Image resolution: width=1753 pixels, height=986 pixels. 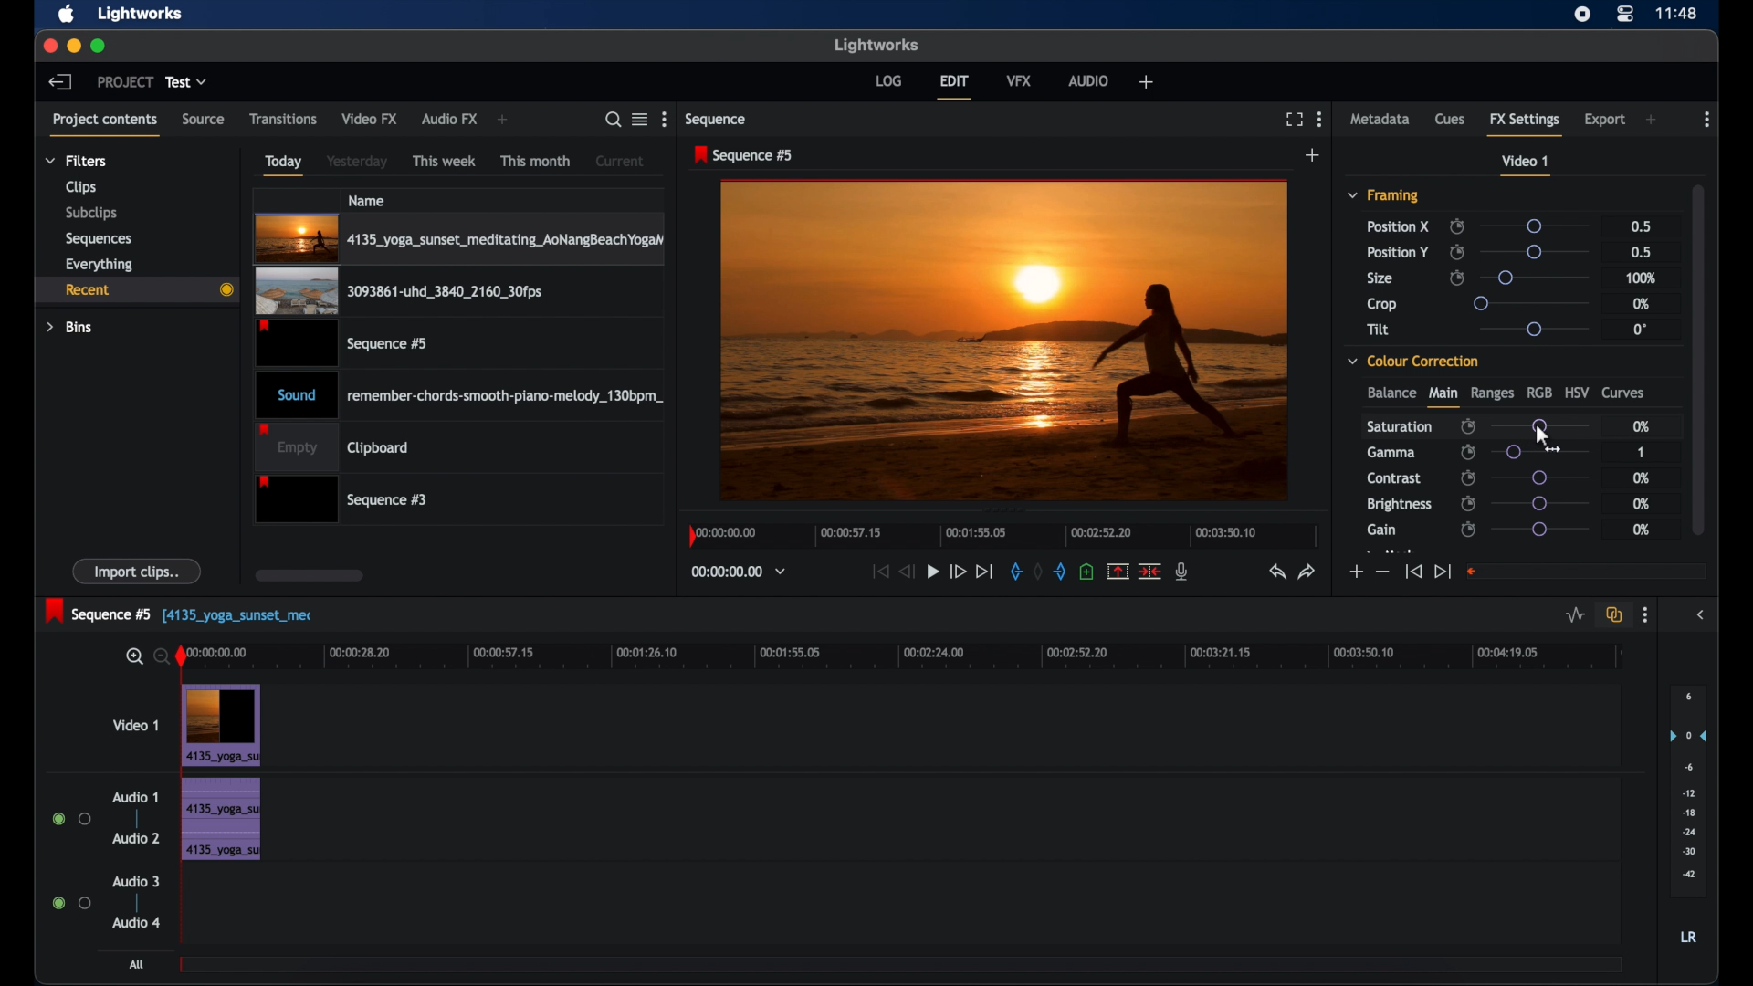 I want to click on log, so click(x=888, y=79).